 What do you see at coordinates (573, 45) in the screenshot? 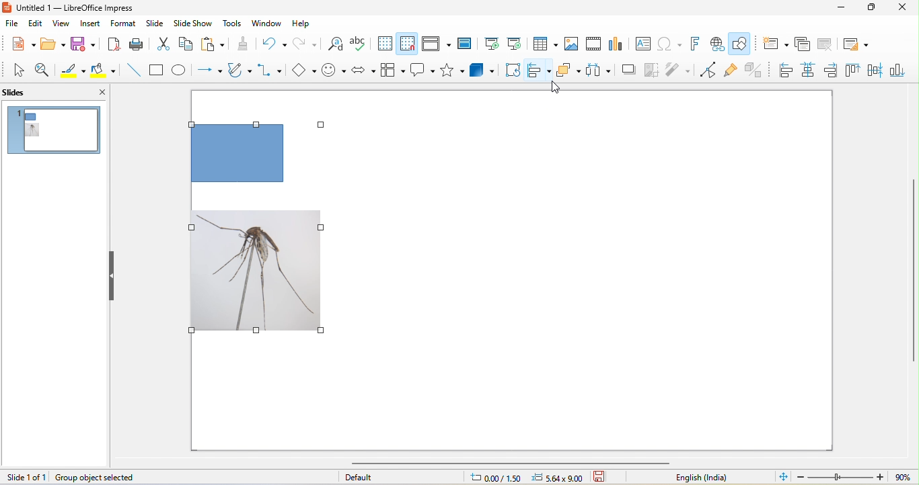
I see `image` at bounding box center [573, 45].